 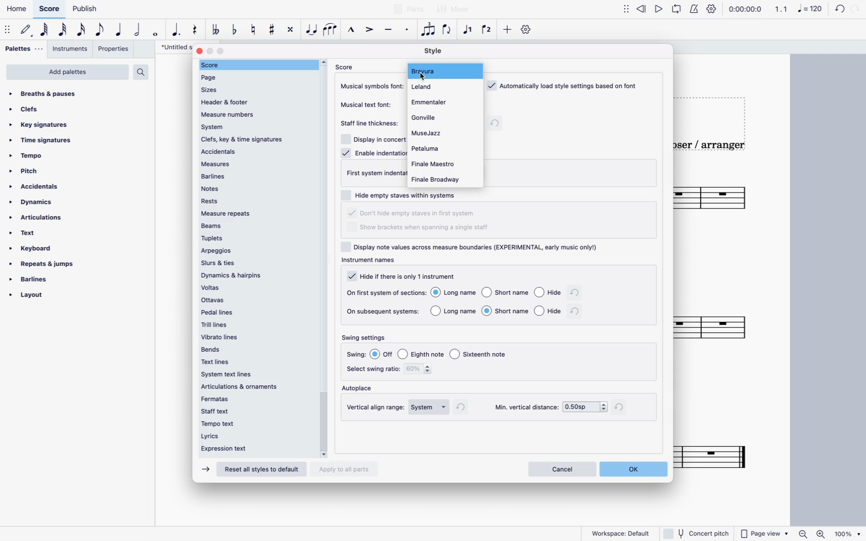 What do you see at coordinates (439, 180) in the screenshot?
I see `finale broadway` at bounding box center [439, 180].